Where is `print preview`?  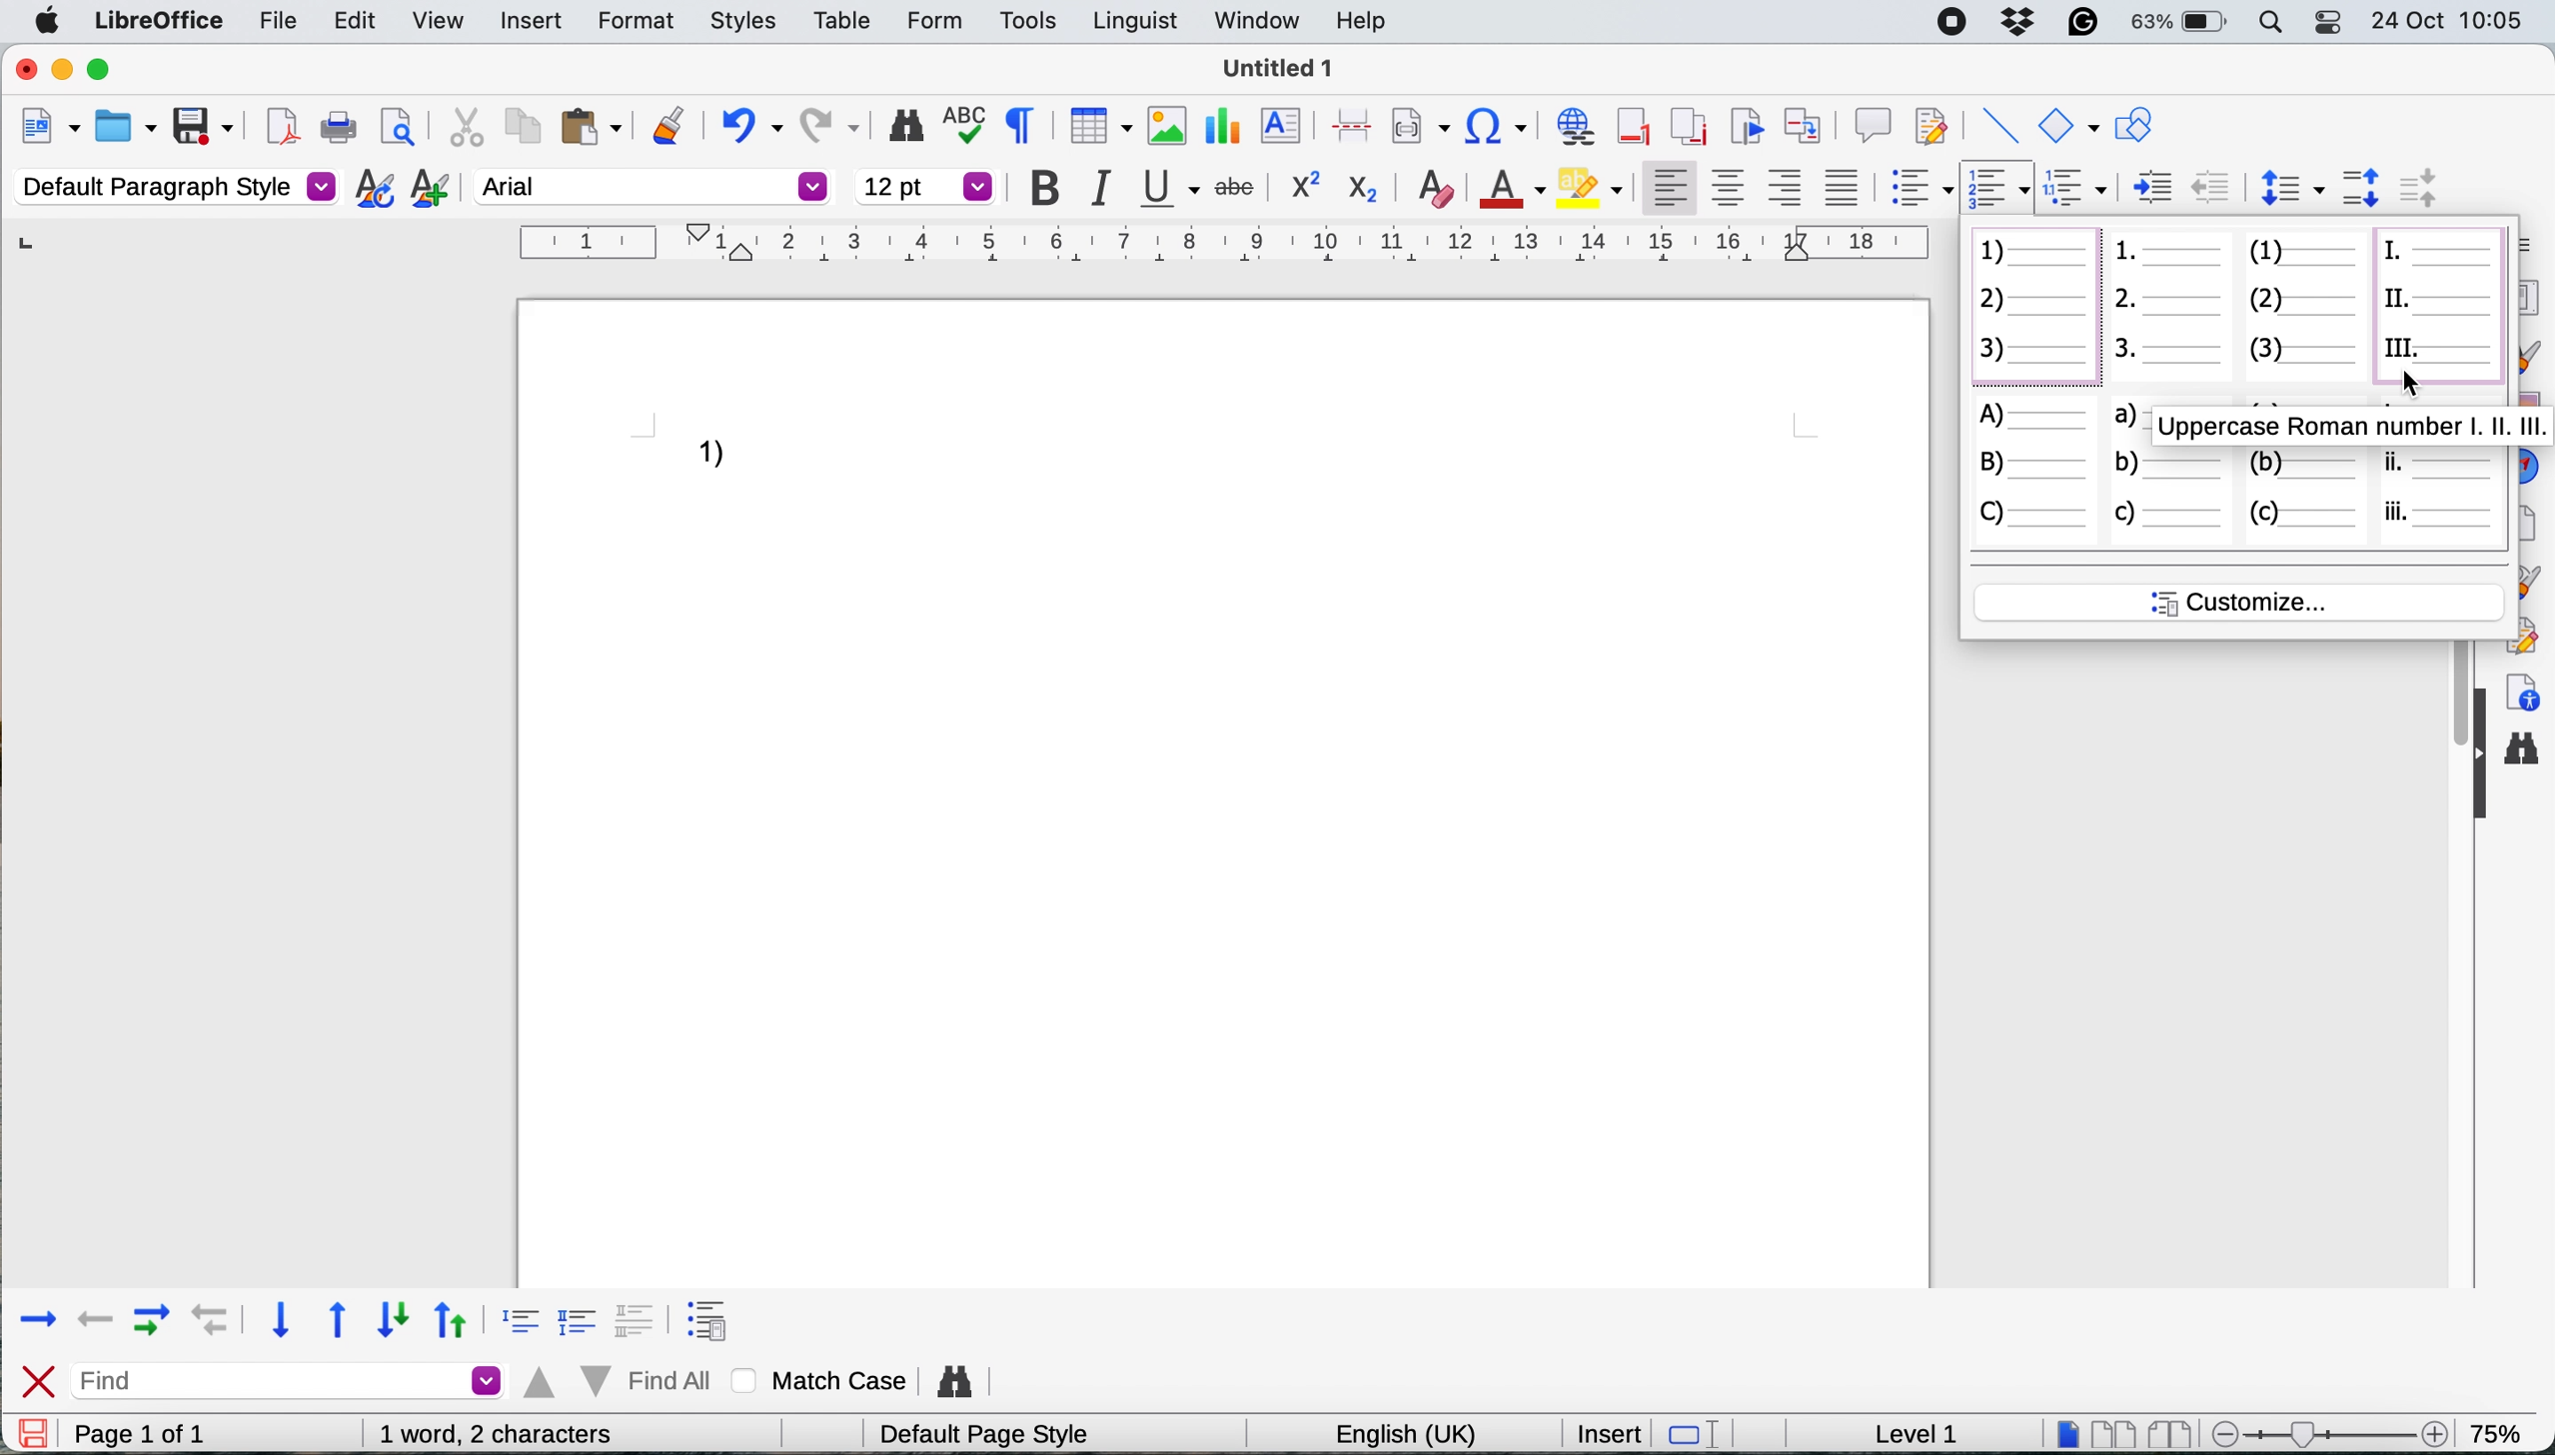
print preview is located at coordinates (397, 127).